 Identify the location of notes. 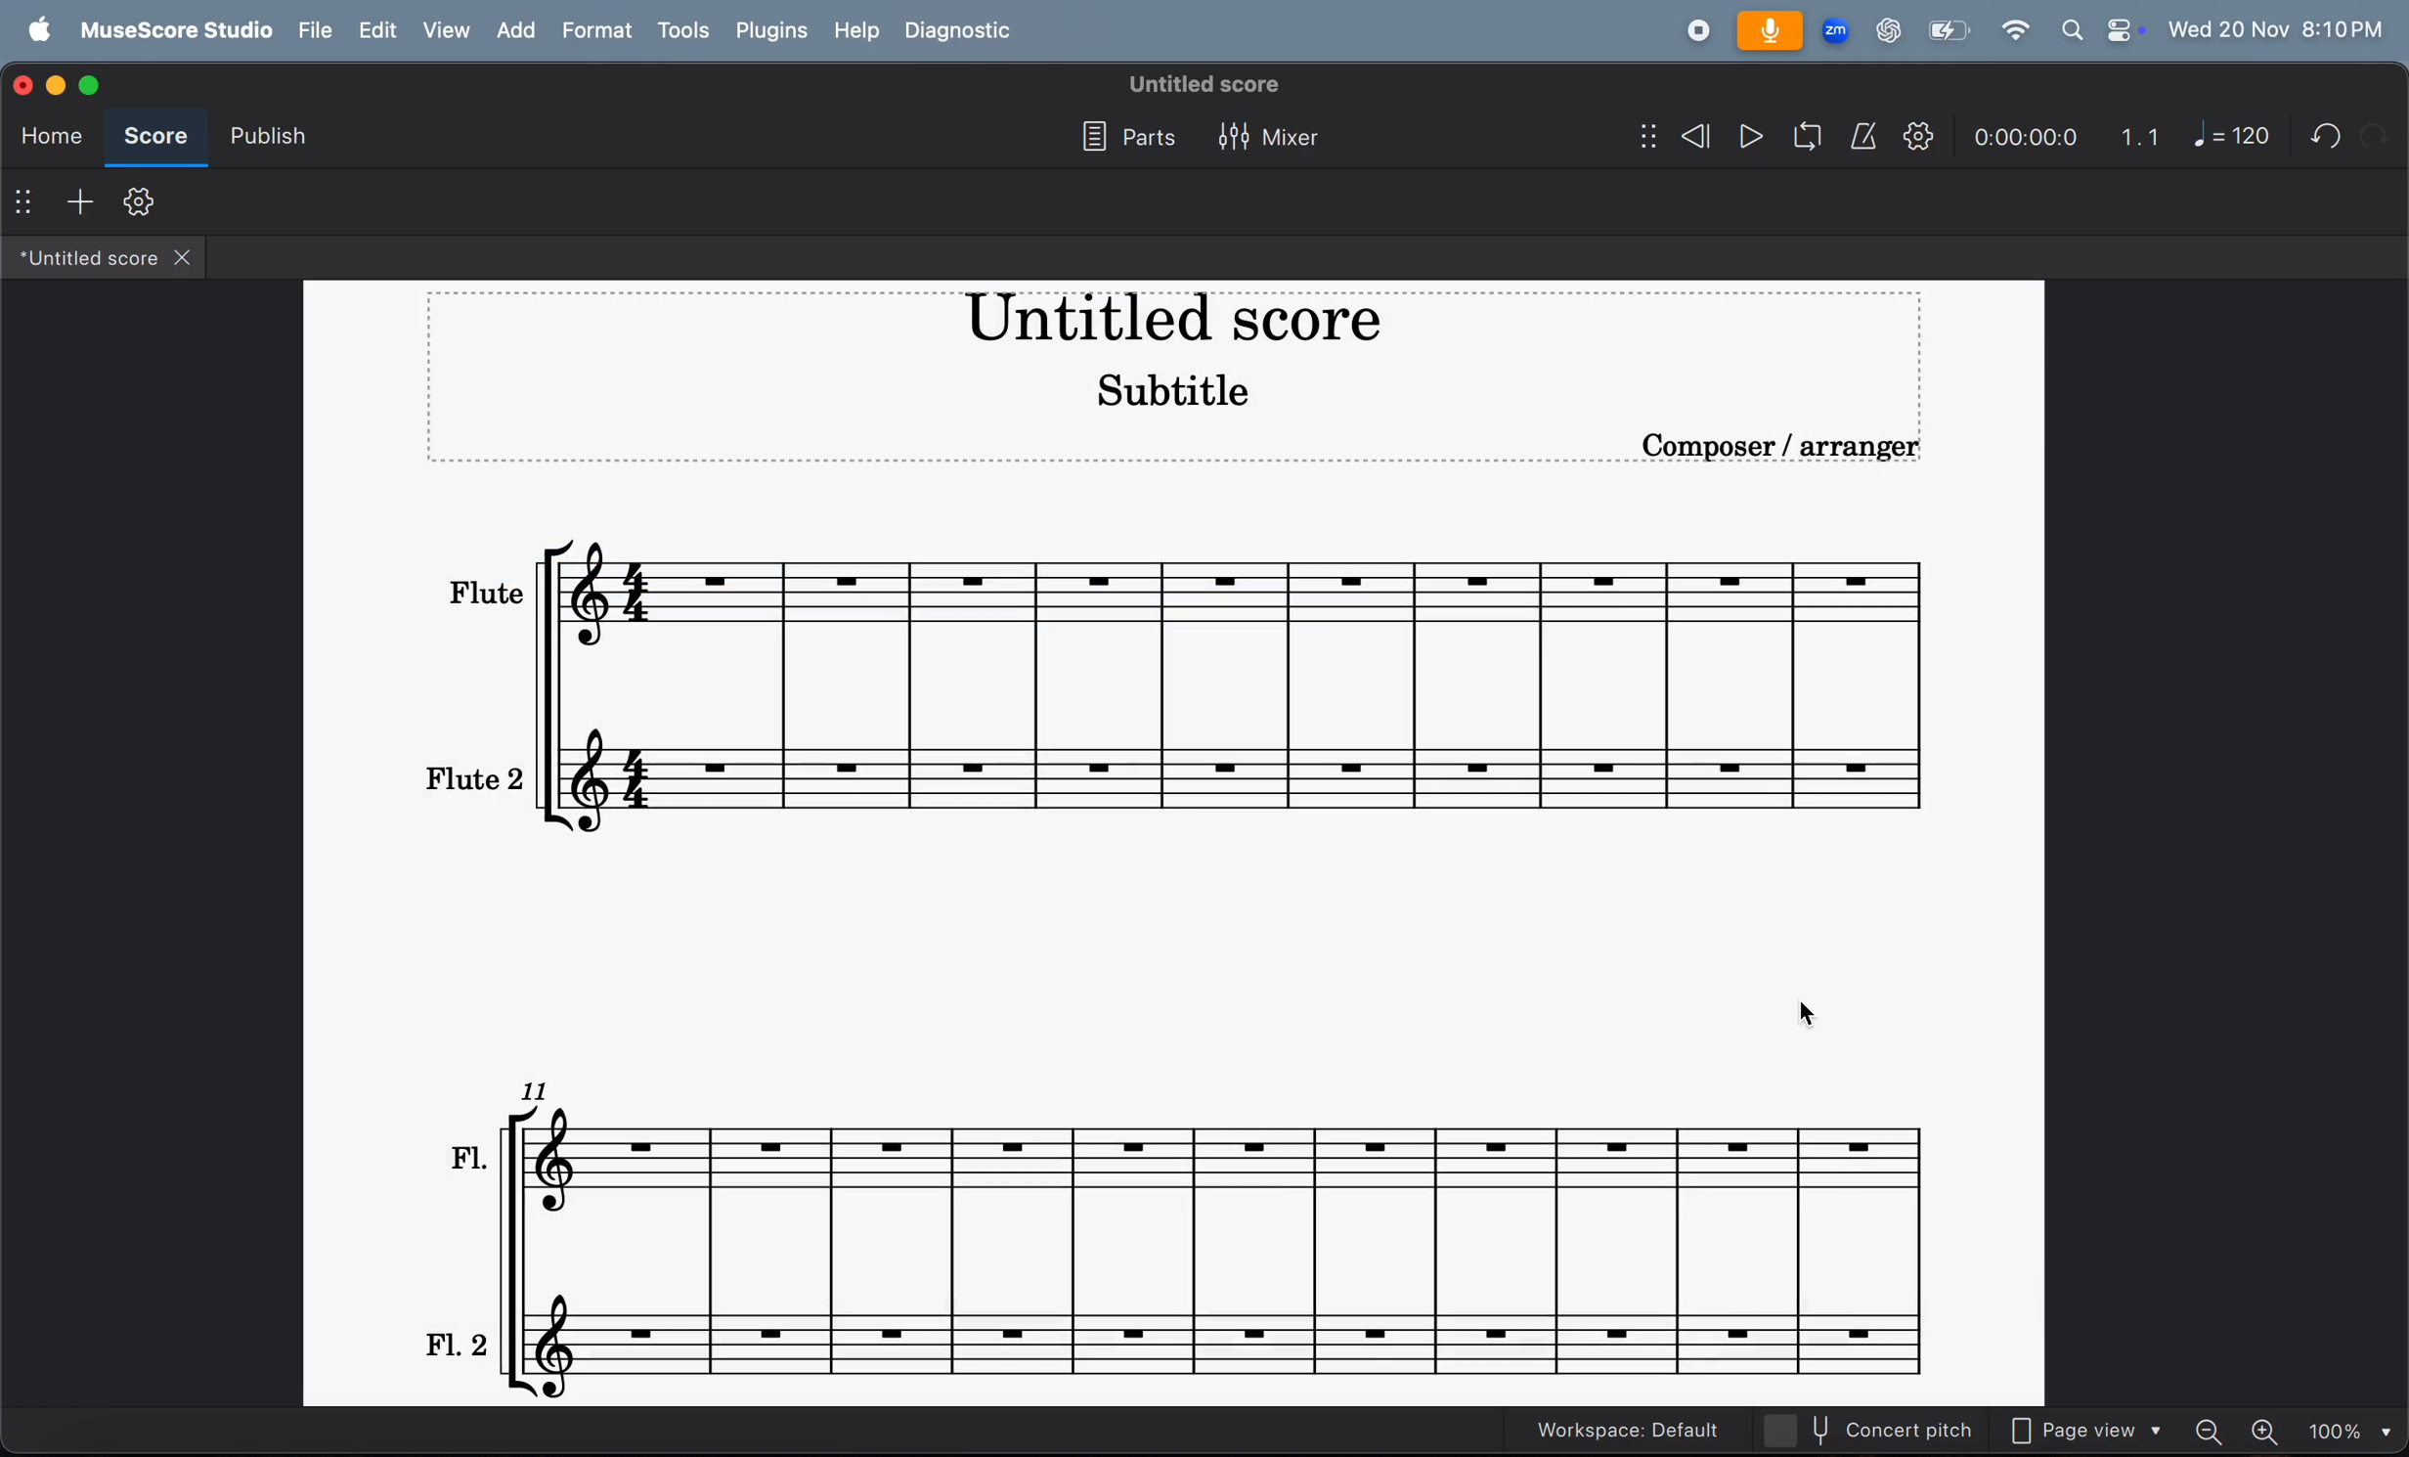
(1170, 680).